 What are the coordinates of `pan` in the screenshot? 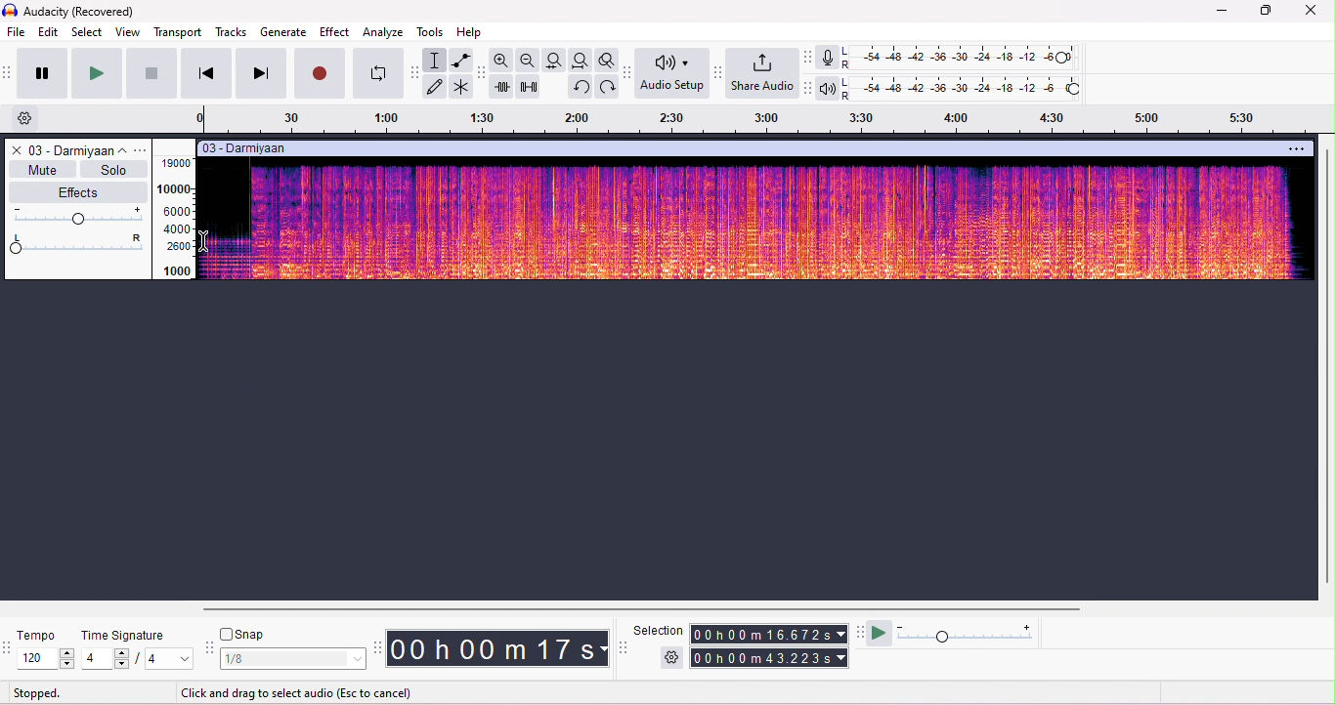 It's located at (77, 245).